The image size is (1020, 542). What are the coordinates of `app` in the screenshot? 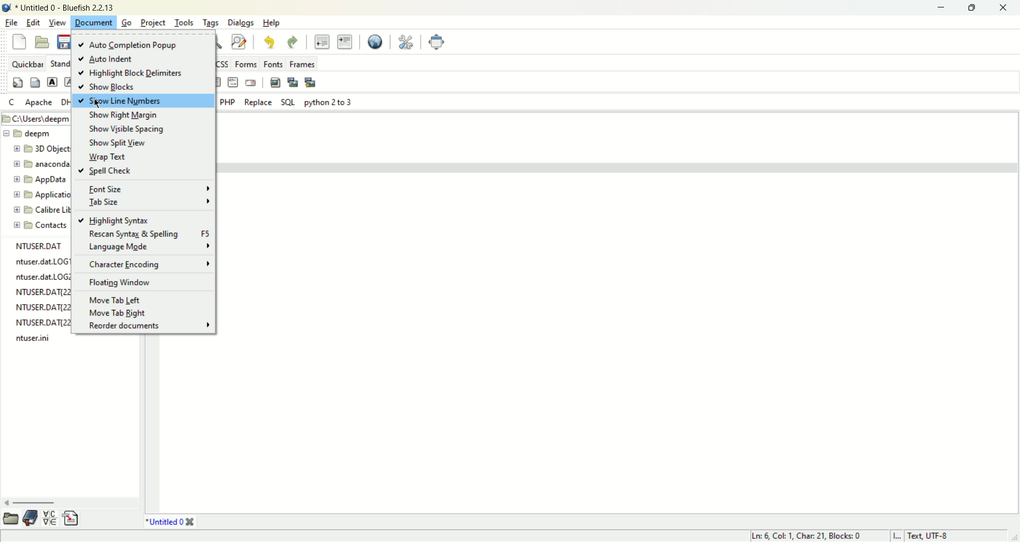 It's located at (40, 180).